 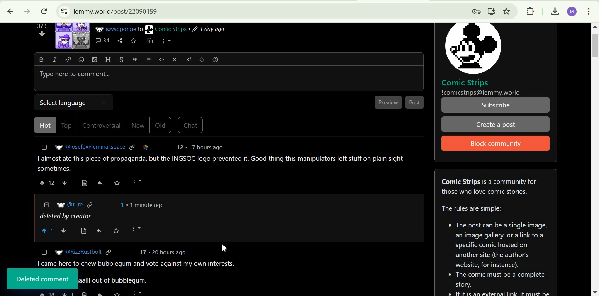 I want to click on subscript, so click(x=175, y=59).